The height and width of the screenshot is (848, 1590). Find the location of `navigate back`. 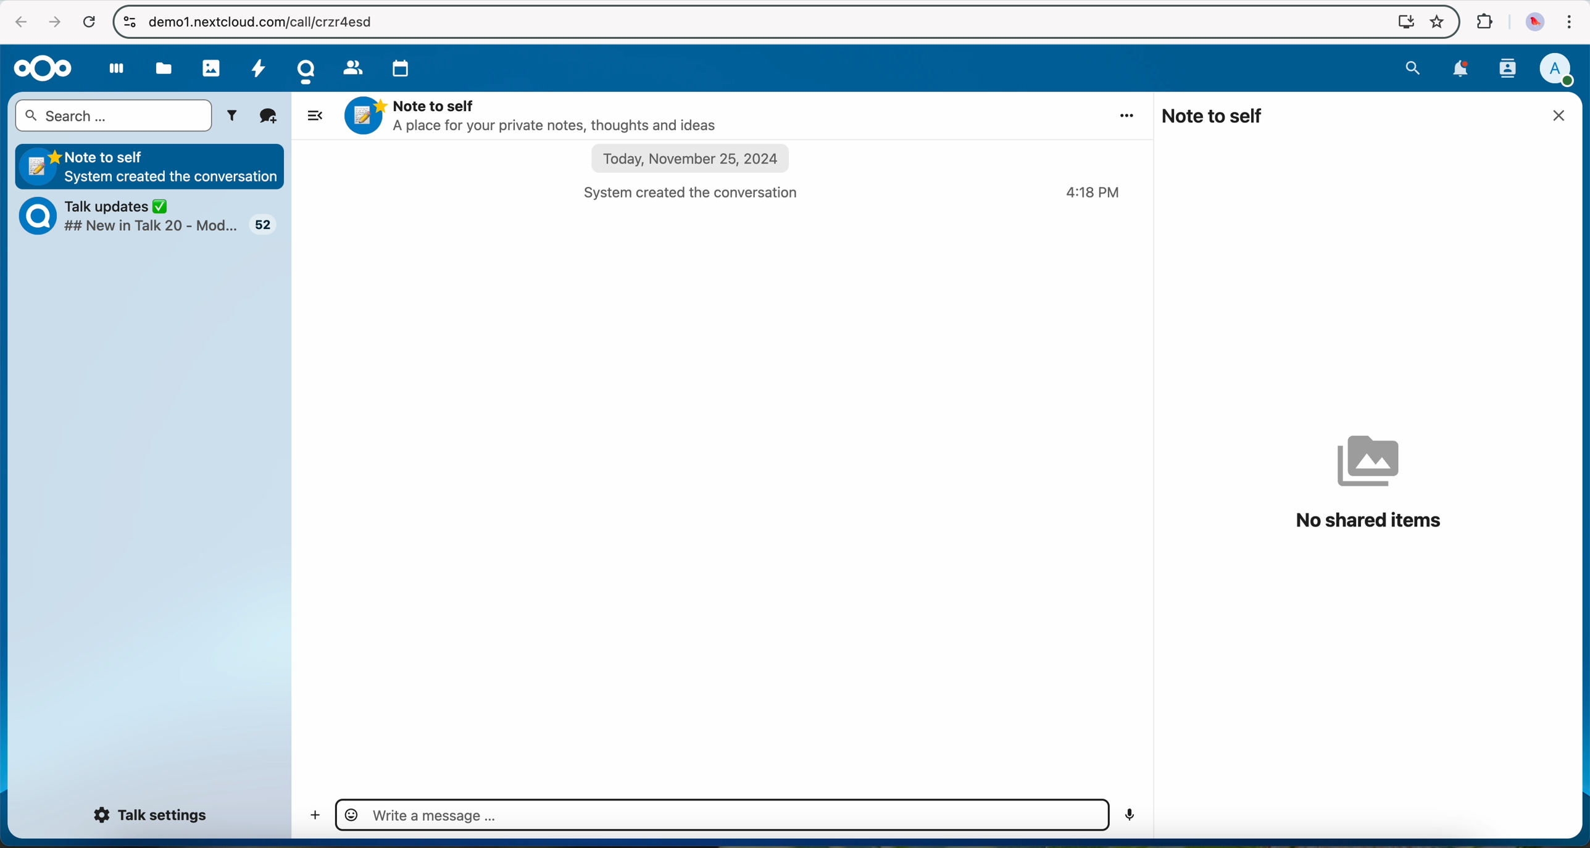

navigate back is located at coordinates (17, 22).